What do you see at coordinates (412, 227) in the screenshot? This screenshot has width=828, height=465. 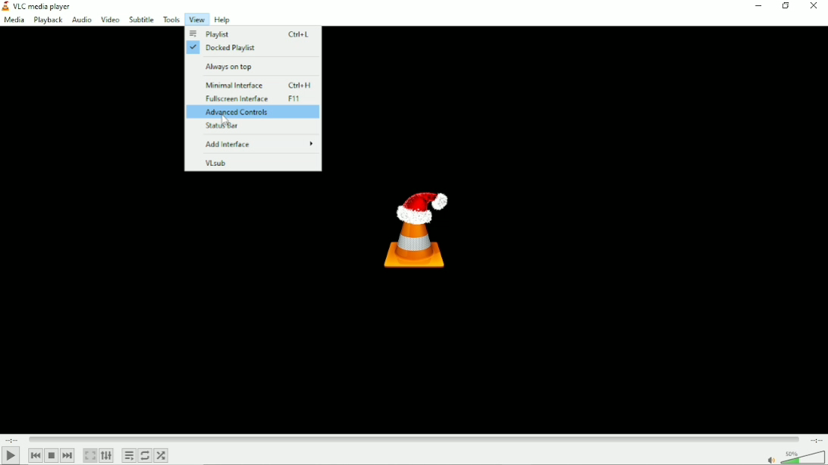 I see `vlc Logo` at bounding box center [412, 227].